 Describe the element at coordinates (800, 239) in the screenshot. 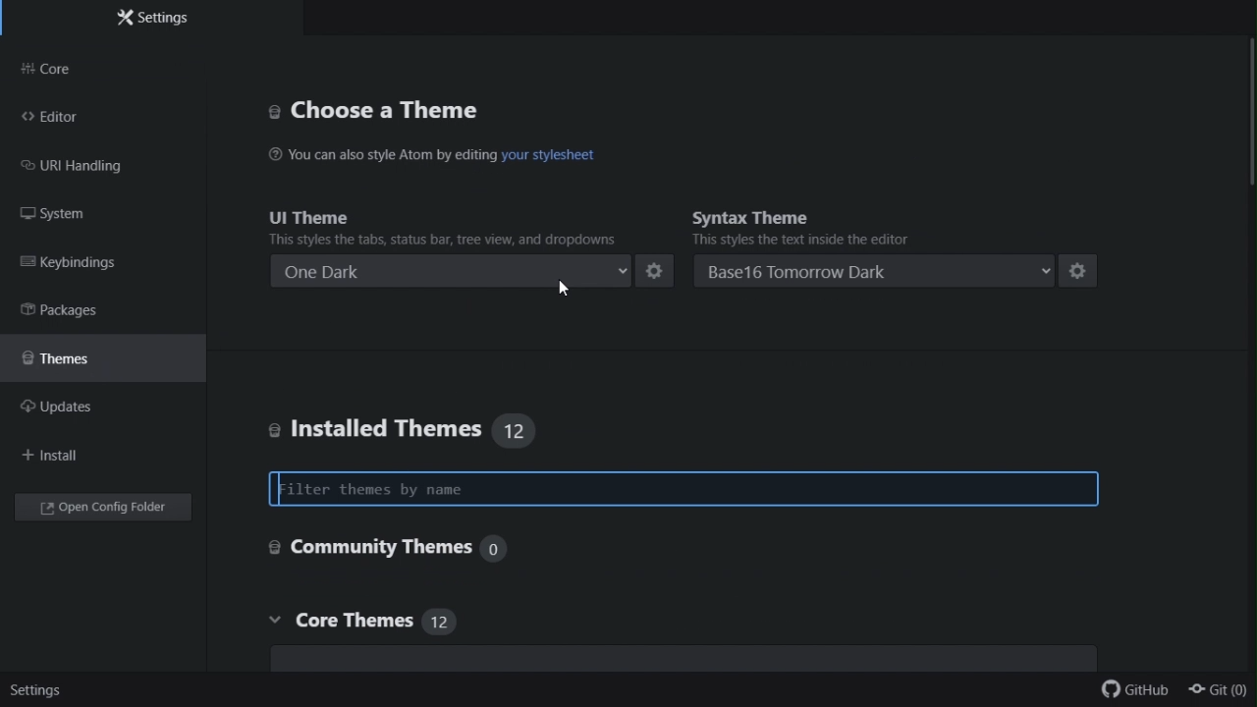

I see `This styles the text inside the editor` at that location.